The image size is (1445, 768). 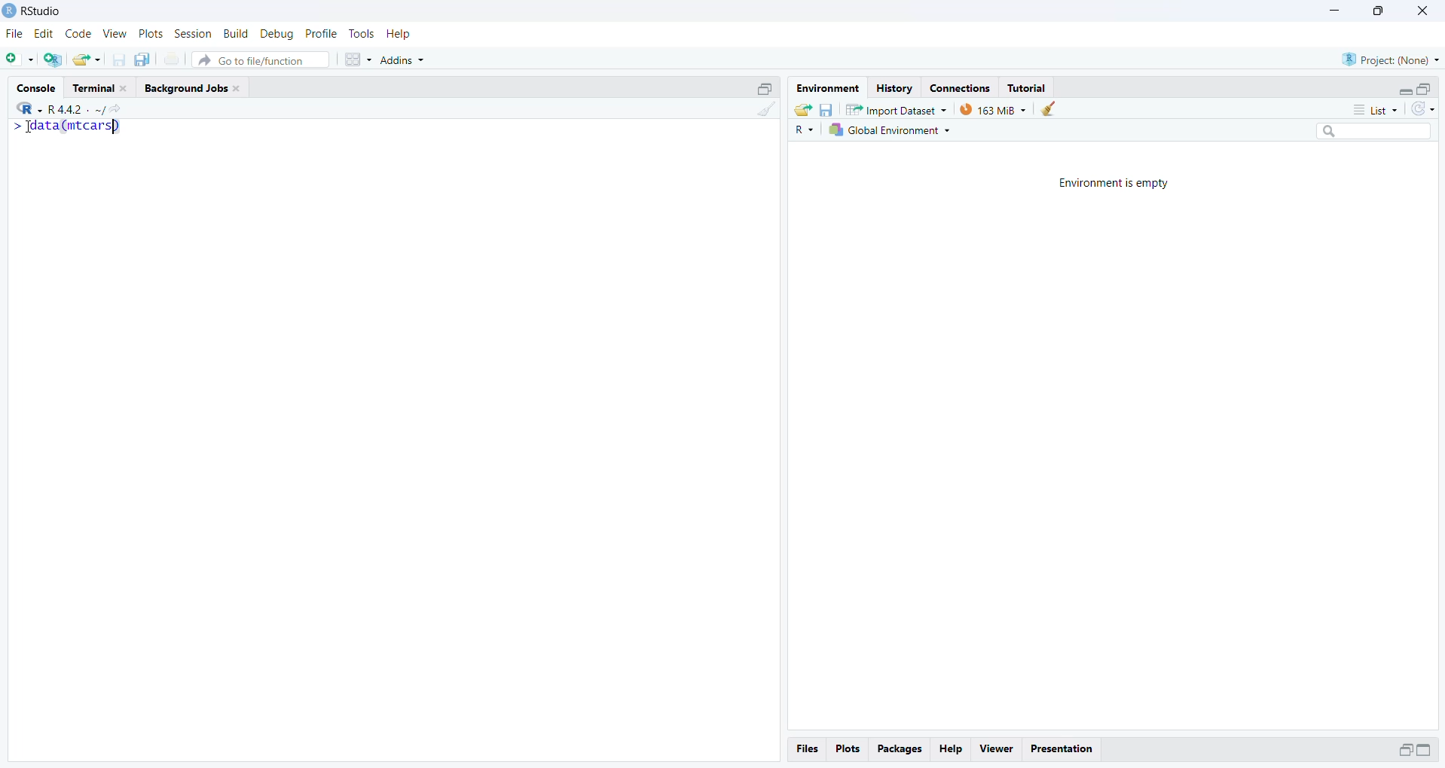 I want to click on share icon, so click(x=116, y=110).